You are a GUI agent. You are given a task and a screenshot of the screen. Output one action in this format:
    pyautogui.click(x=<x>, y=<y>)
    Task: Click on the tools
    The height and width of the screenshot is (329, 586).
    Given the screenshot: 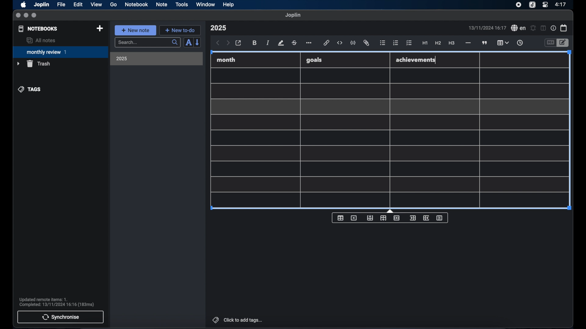 What is the action you would take?
    pyautogui.click(x=182, y=4)
    